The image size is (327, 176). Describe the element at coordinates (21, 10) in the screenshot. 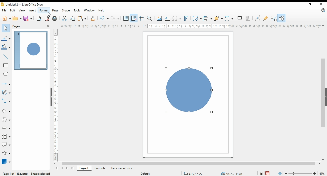

I see `view` at that location.